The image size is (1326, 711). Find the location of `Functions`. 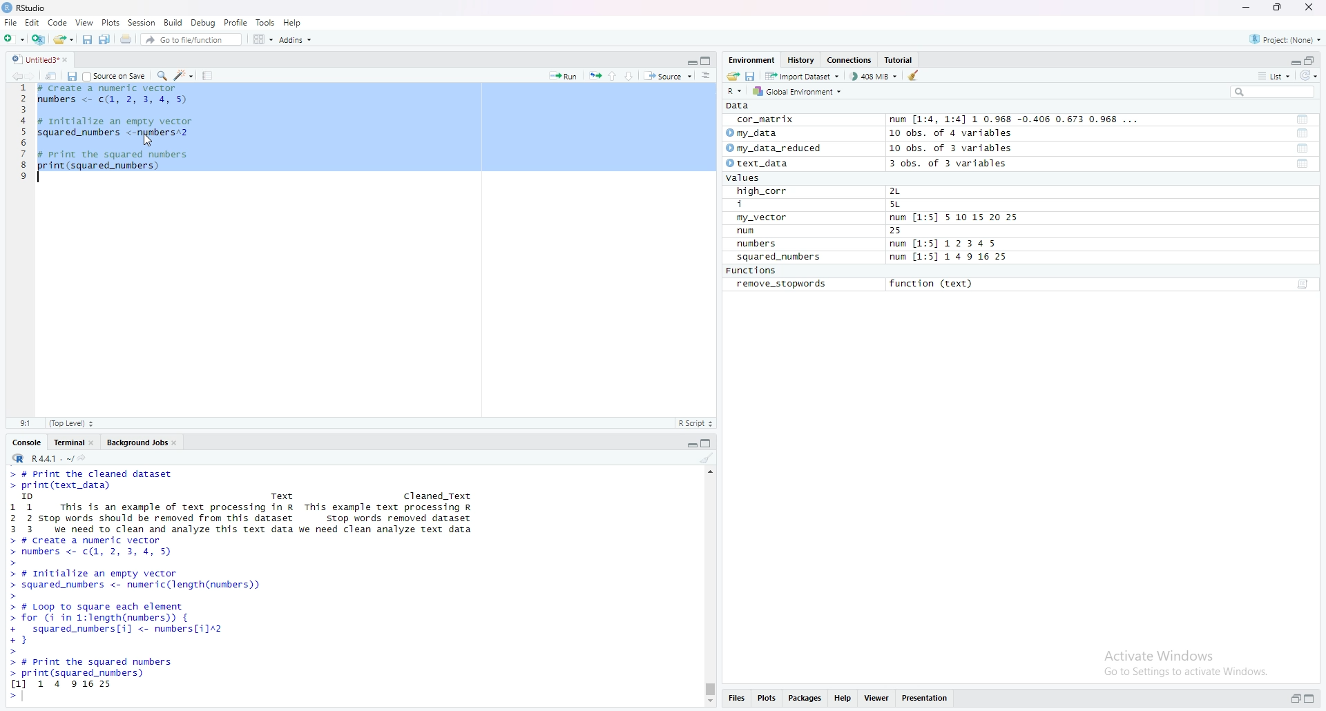

Functions is located at coordinates (753, 271).